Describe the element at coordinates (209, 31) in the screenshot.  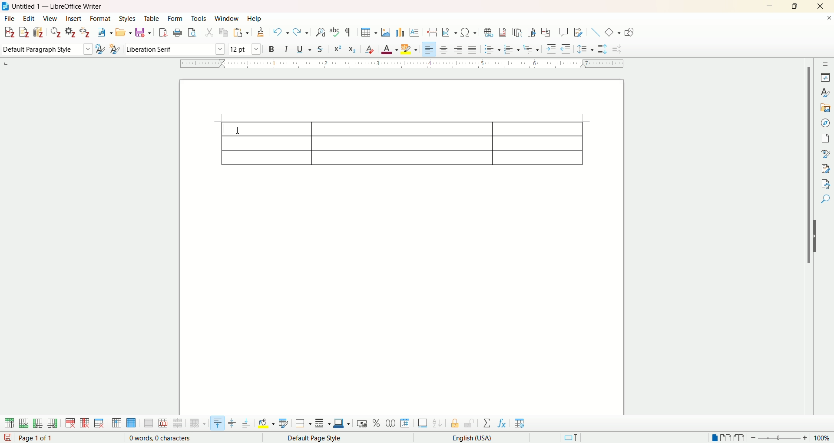
I see `cut` at that location.